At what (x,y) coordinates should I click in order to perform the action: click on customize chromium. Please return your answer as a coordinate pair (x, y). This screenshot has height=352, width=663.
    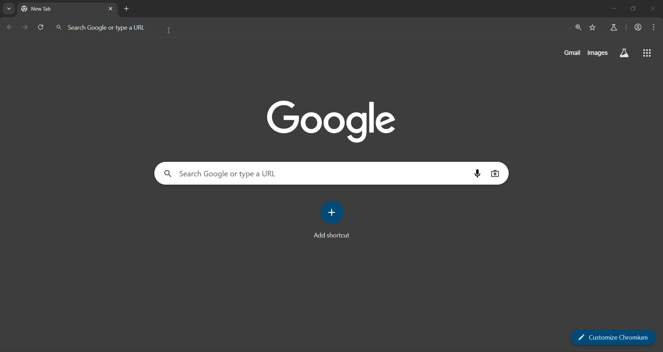
    Looking at the image, I should click on (615, 338).